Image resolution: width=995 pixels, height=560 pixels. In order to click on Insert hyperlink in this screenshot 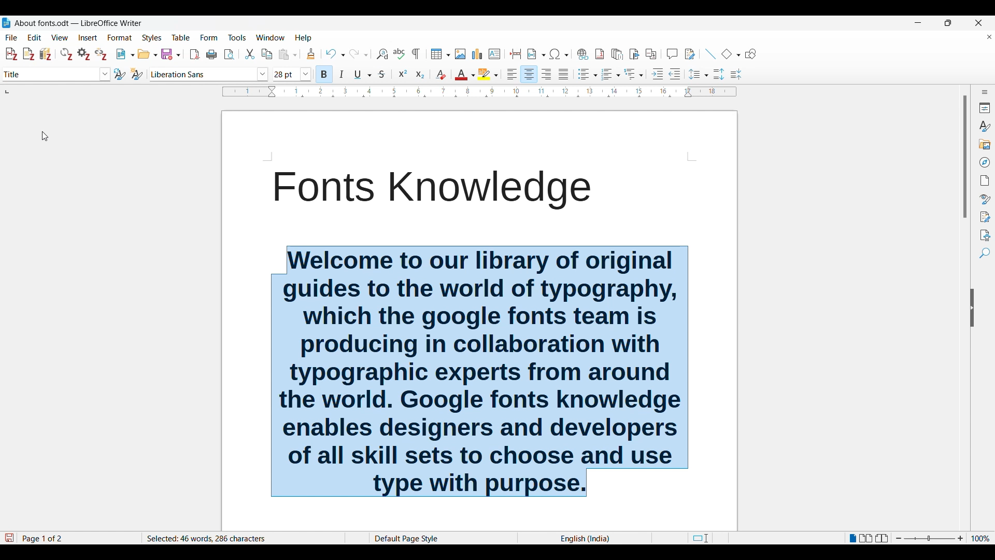, I will do `click(583, 54)`.